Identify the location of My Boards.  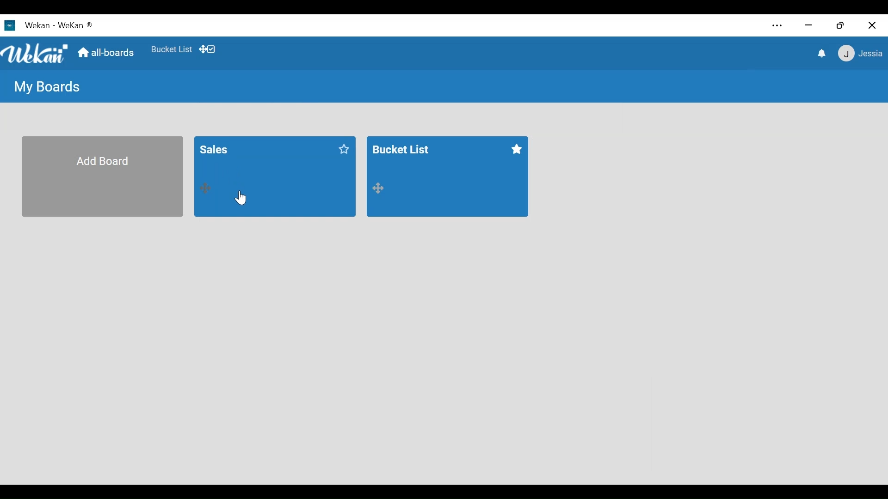
(47, 87).